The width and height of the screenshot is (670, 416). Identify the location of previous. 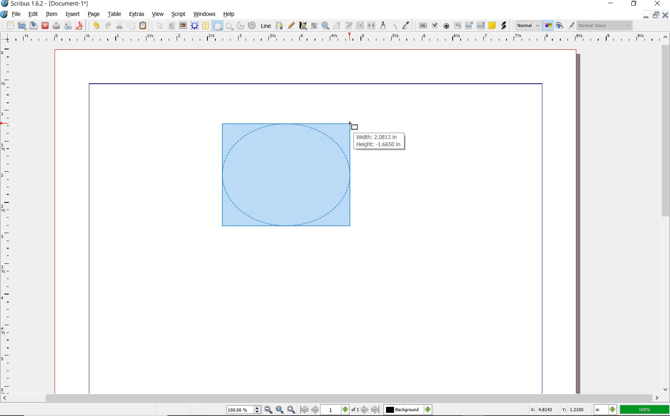
(315, 410).